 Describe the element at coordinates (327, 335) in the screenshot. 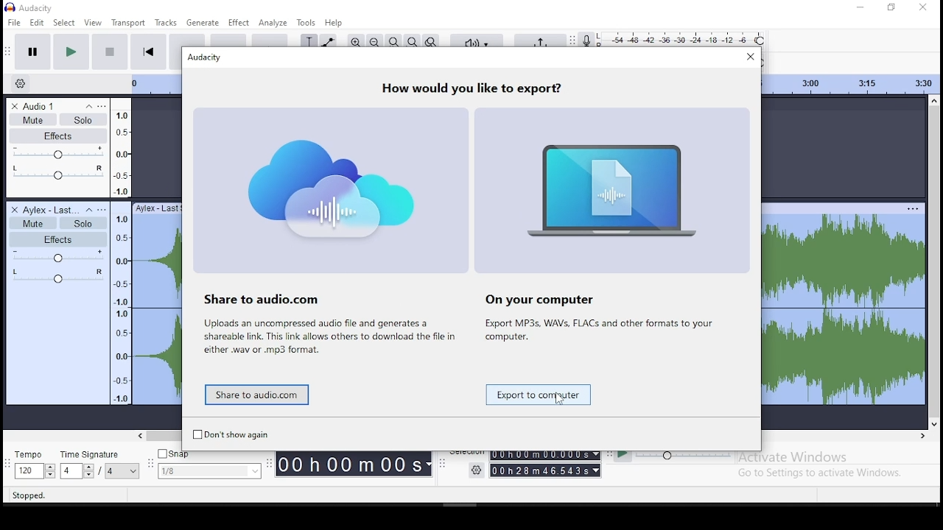

I see `text` at that location.